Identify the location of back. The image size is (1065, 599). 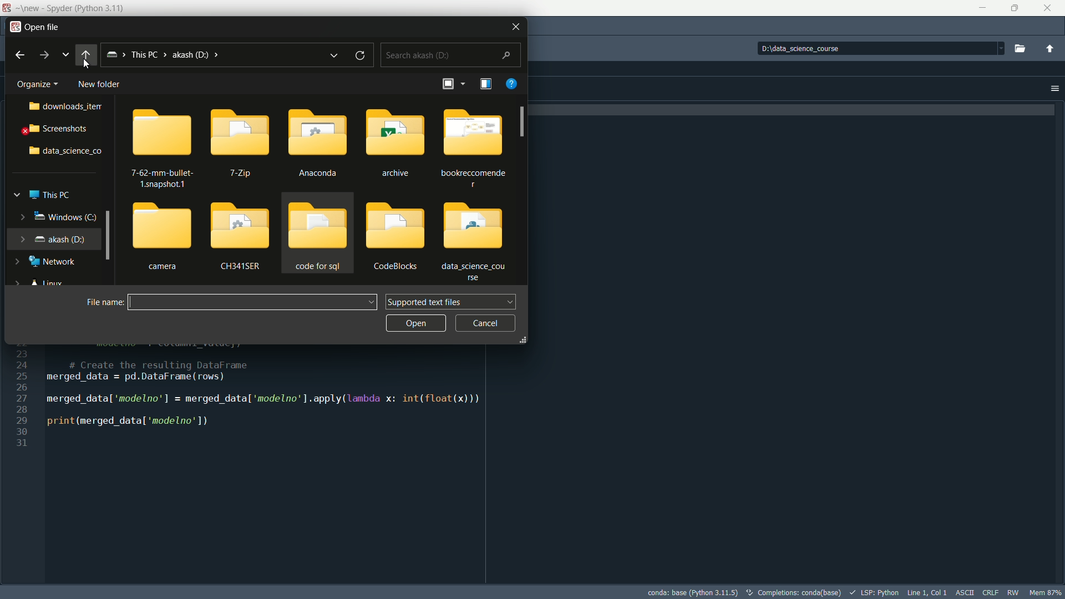
(85, 55).